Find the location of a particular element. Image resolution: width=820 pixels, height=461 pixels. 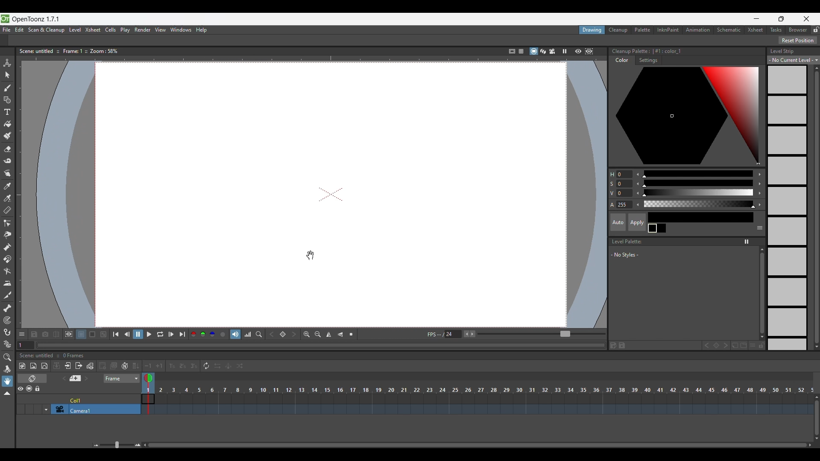

Manually input frames per second is located at coordinates (445, 334).